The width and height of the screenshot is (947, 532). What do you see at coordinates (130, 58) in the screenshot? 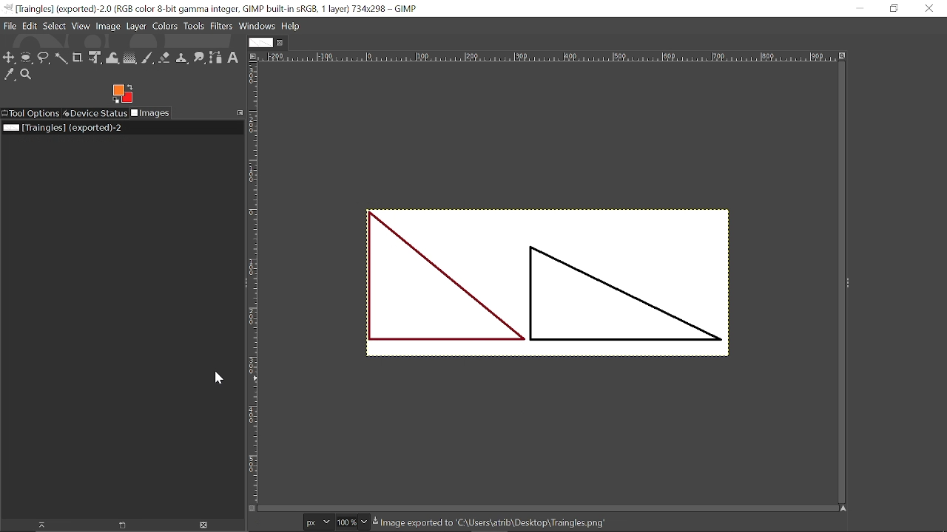
I see `Gradient tool` at bounding box center [130, 58].